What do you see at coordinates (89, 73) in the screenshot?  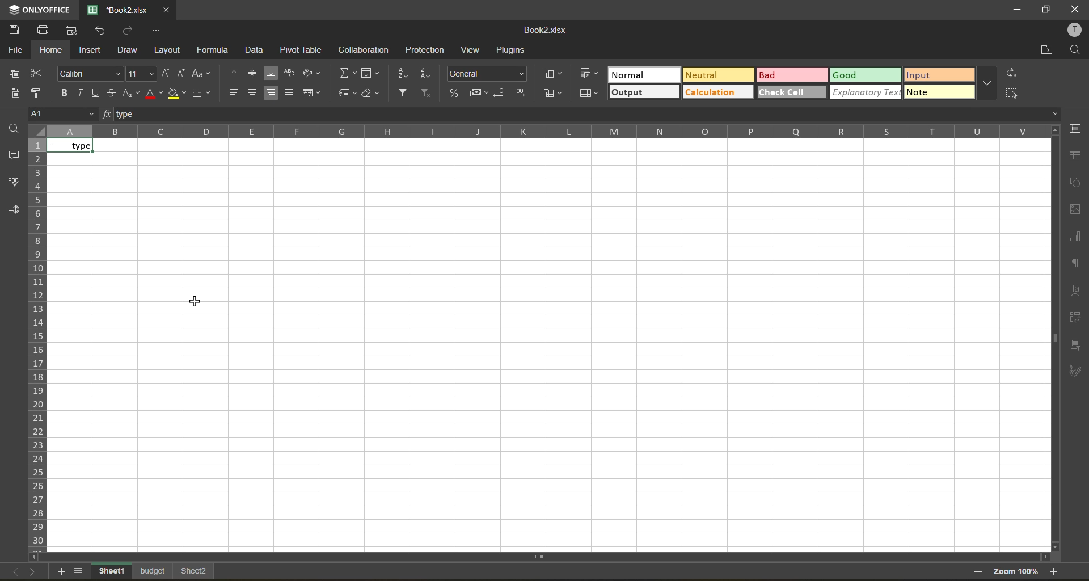 I see `font style` at bounding box center [89, 73].